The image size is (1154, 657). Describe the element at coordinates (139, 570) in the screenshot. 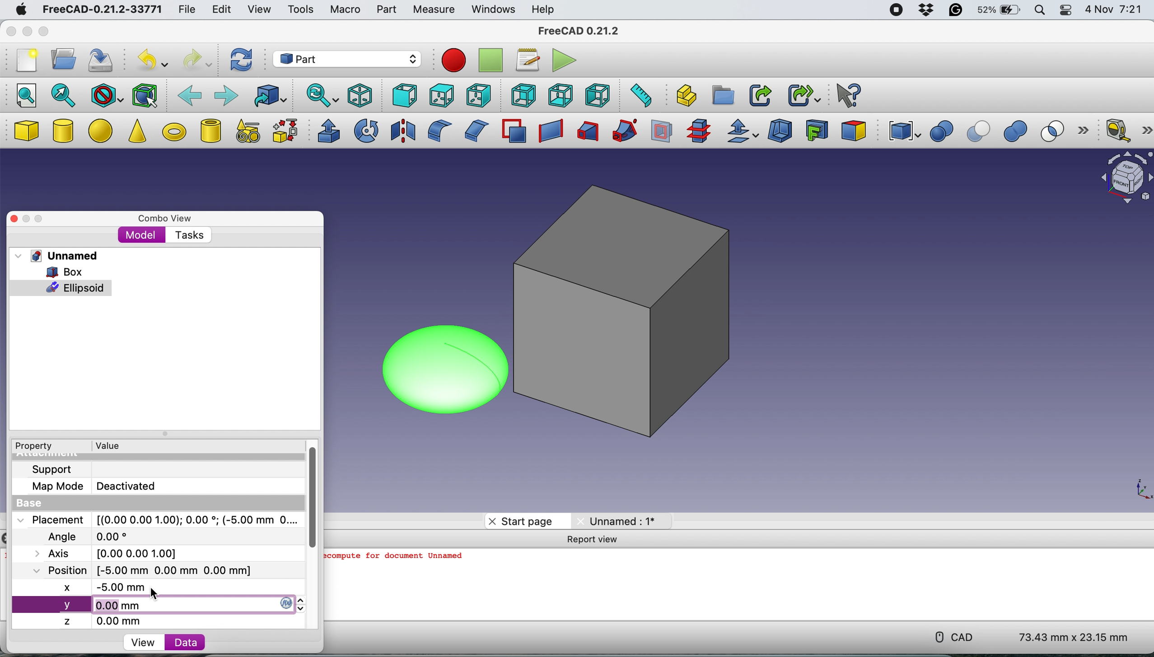

I see `Position [-5.00 mm 0.00 mm 0.00 mm]` at that location.